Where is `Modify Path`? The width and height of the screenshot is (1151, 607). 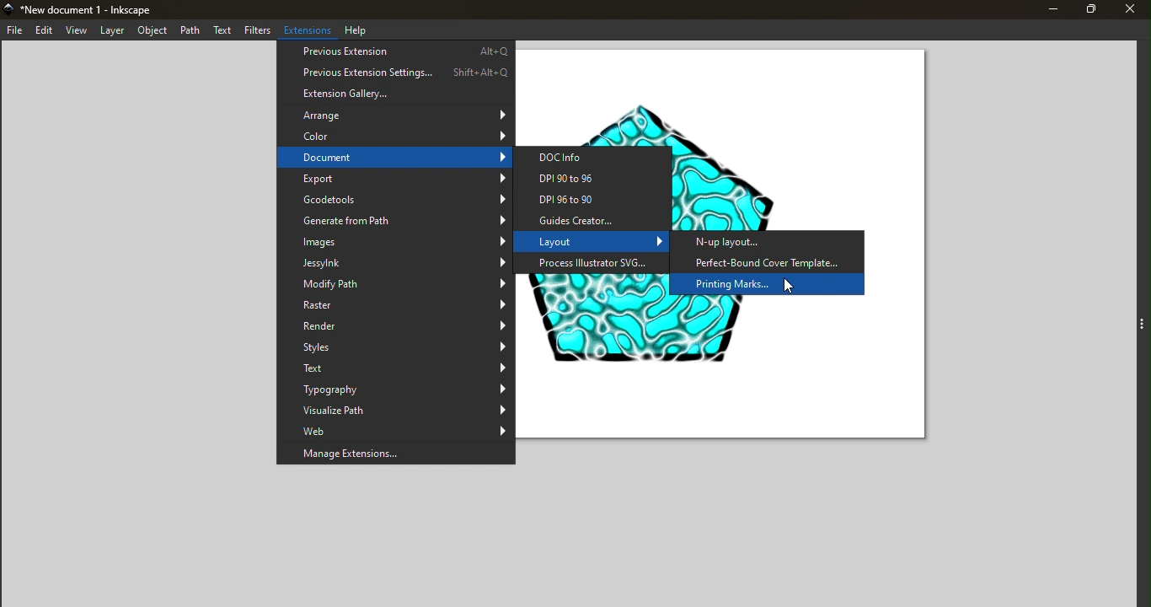
Modify Path is located at coordinates (397, 286).